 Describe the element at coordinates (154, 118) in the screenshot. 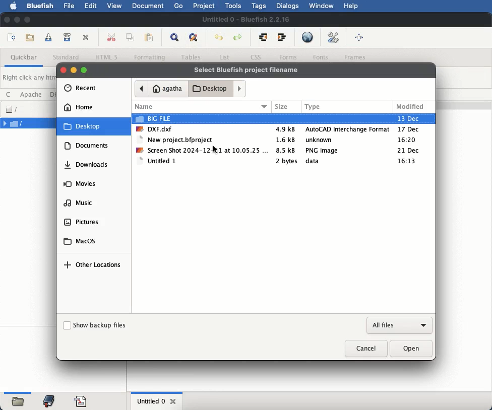

I see `big file` at that location.